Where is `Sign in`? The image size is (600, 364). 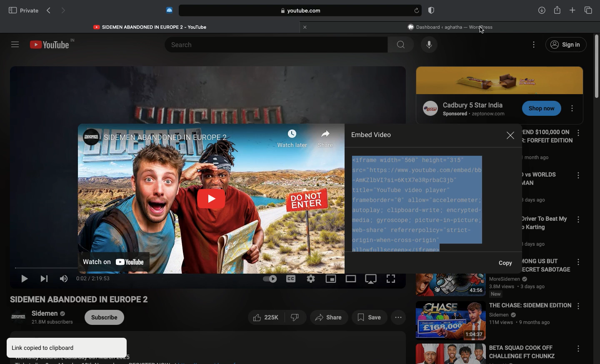 Sign in is located at coordinates (565, 45).